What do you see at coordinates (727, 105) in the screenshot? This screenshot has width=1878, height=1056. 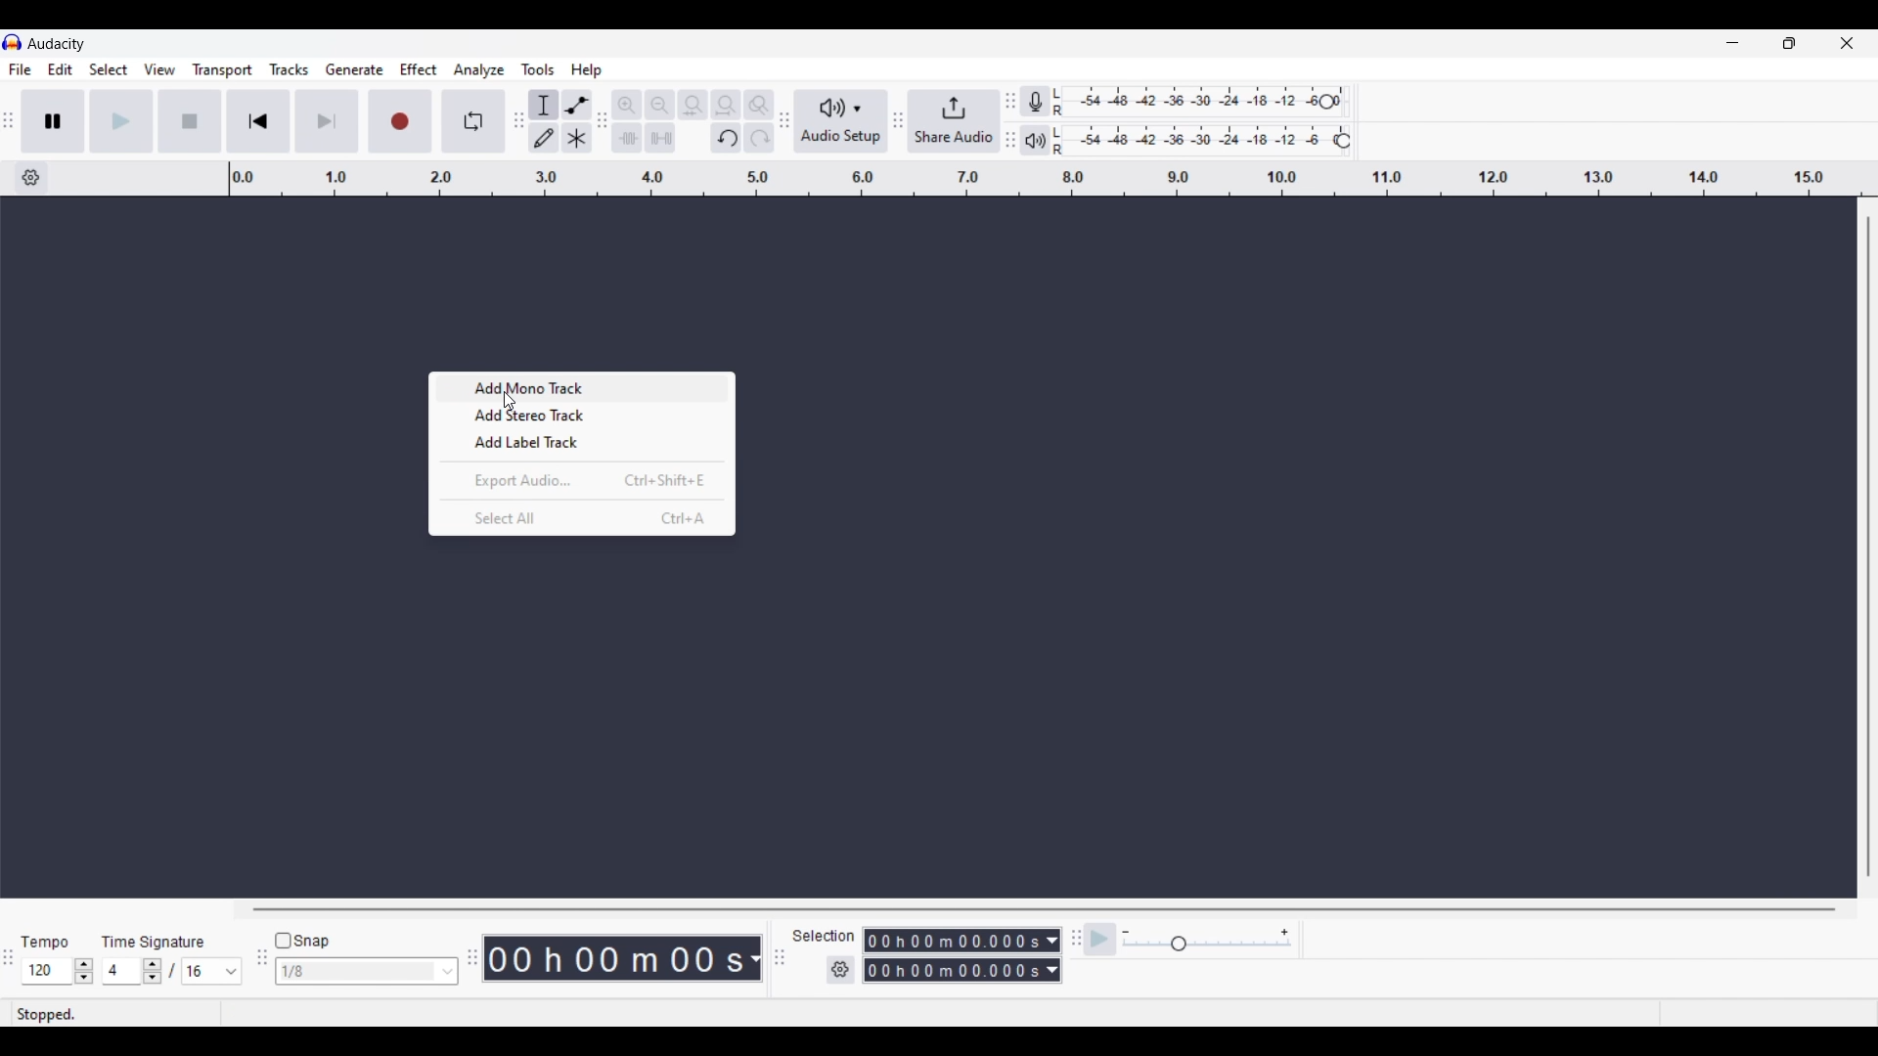 I see `Fit project to width` at bounding box center [727, 105].